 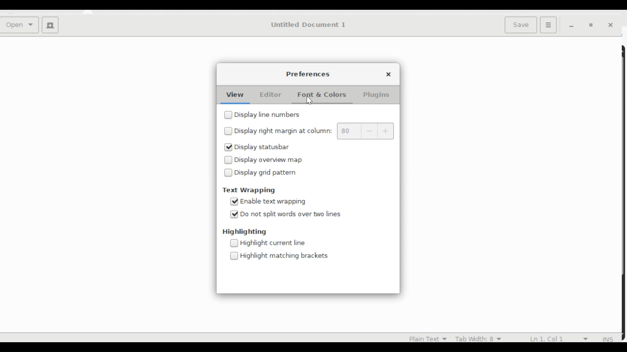 I want to click on INS, so click(x=608, y=339).